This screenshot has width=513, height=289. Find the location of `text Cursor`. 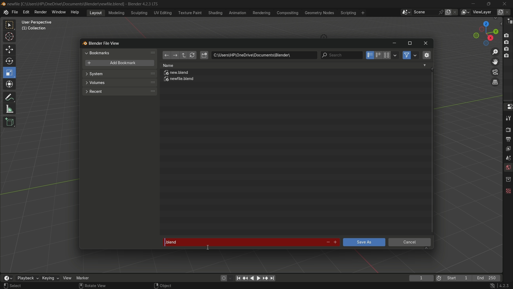

text Cursor is located at coordinates (209, 246).